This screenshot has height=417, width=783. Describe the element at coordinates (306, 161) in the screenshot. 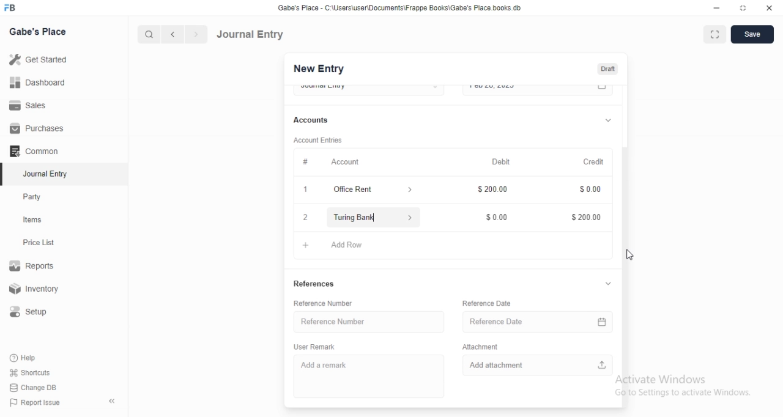

I see `` at that location.